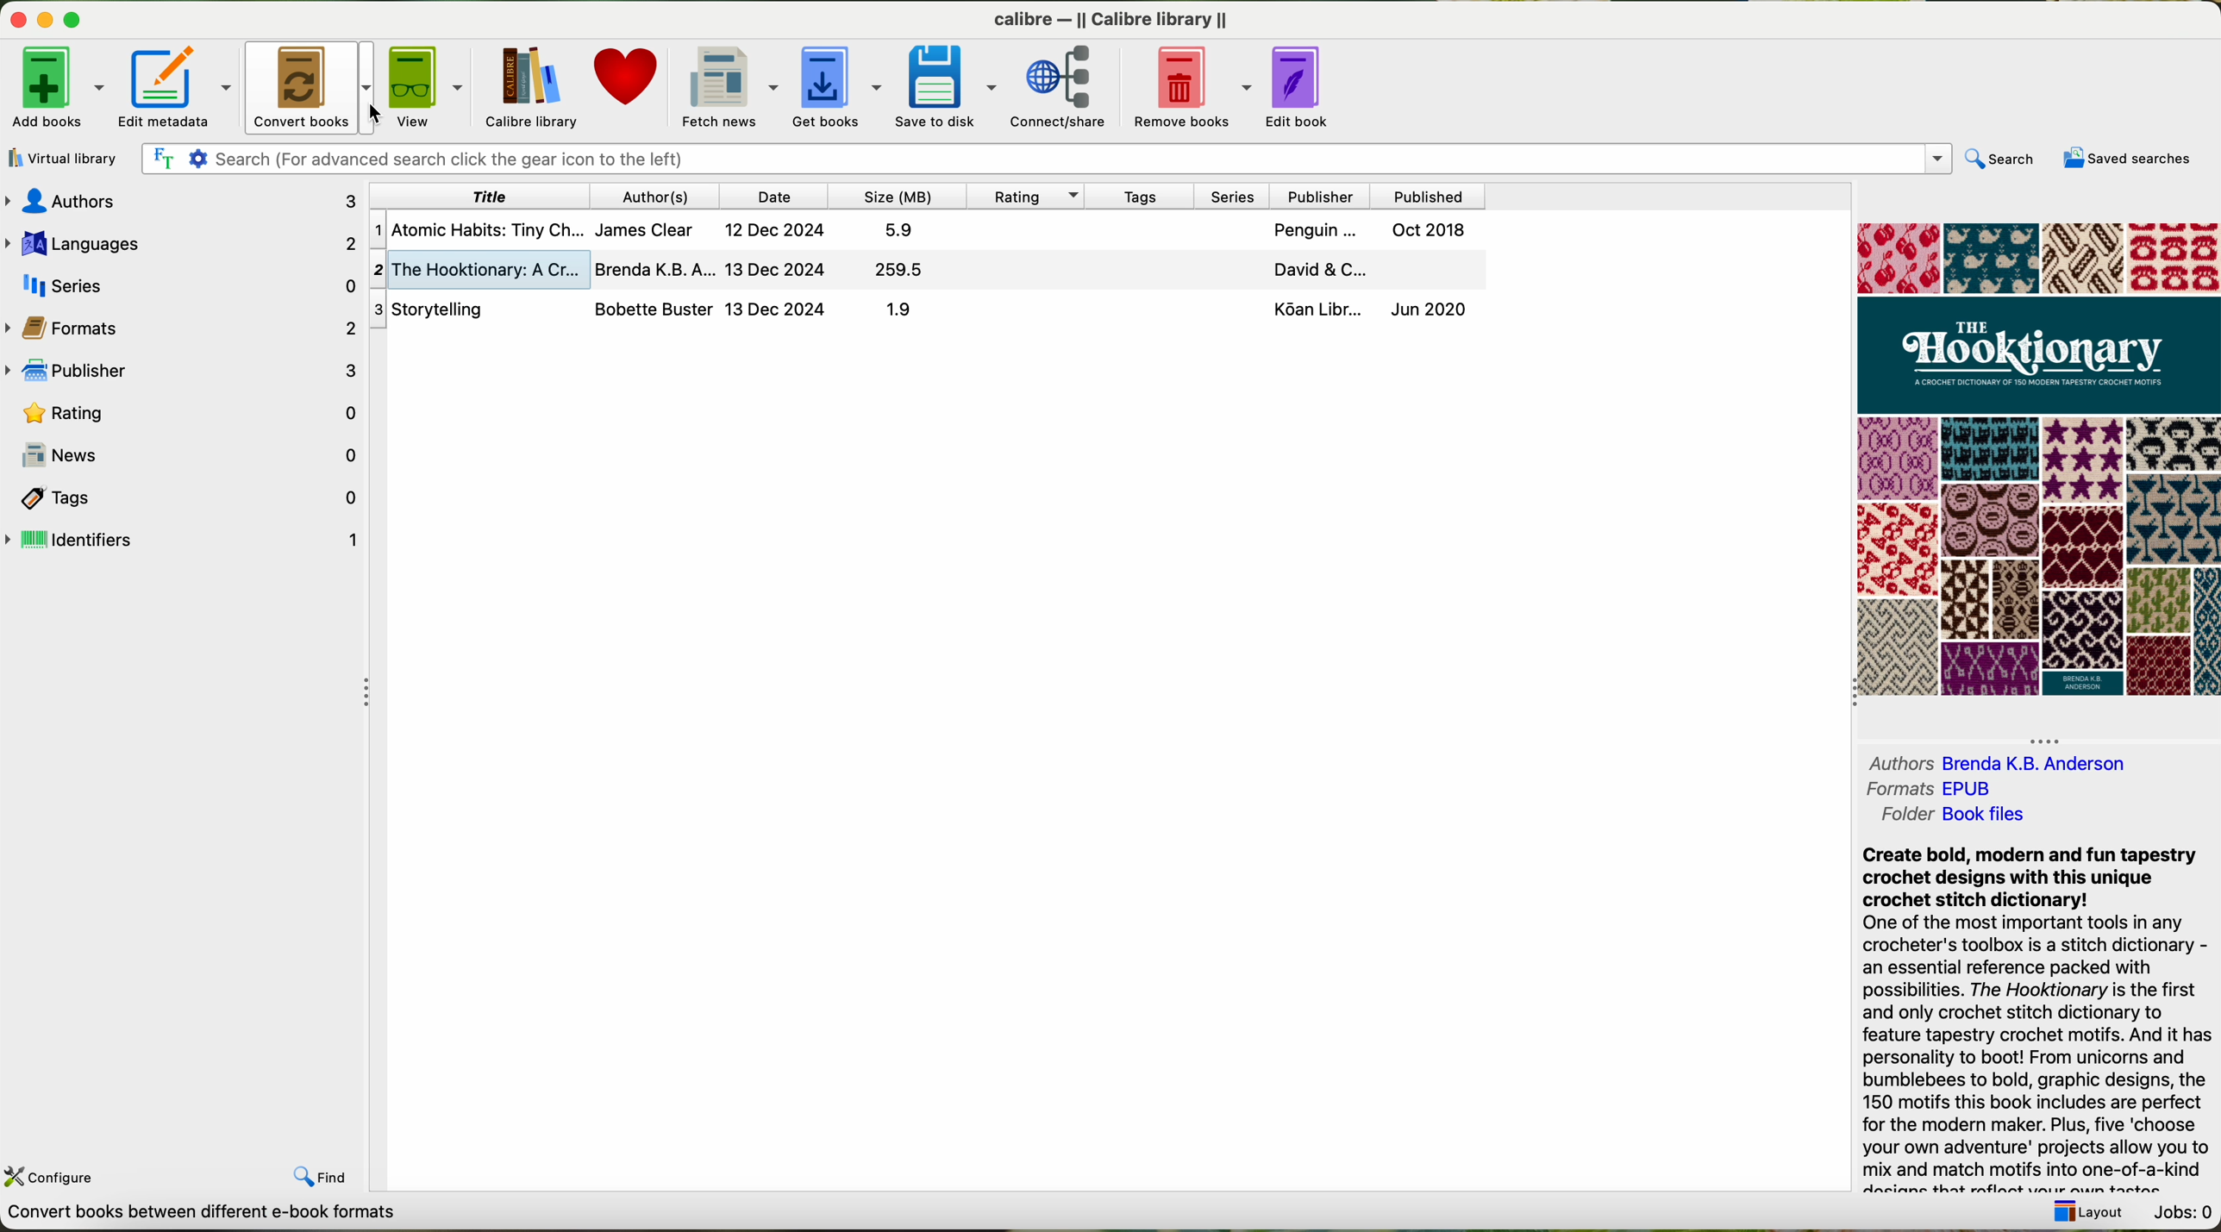 Image resolution: width=2221 pixels, height=1232 pixels. What do you see at coordinates (1067, 88) in the screenshot?
I see `connect share` at bounding box center [1067, 88].